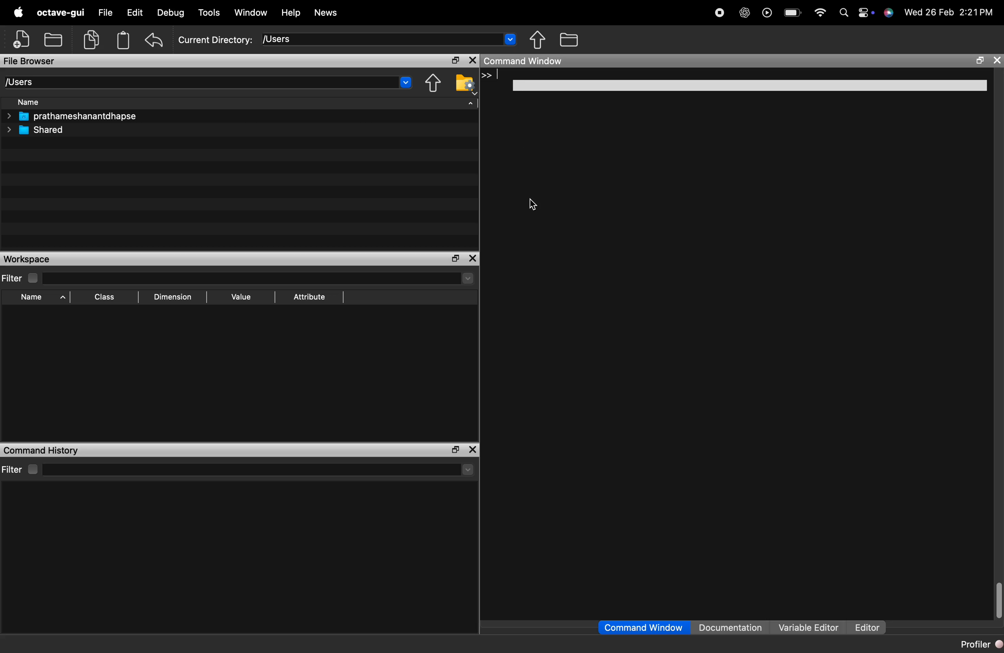 The image size is (1004, 653). Describe the element at coordinates (21, 470) in the screenshot. I see `Filter` at that location.